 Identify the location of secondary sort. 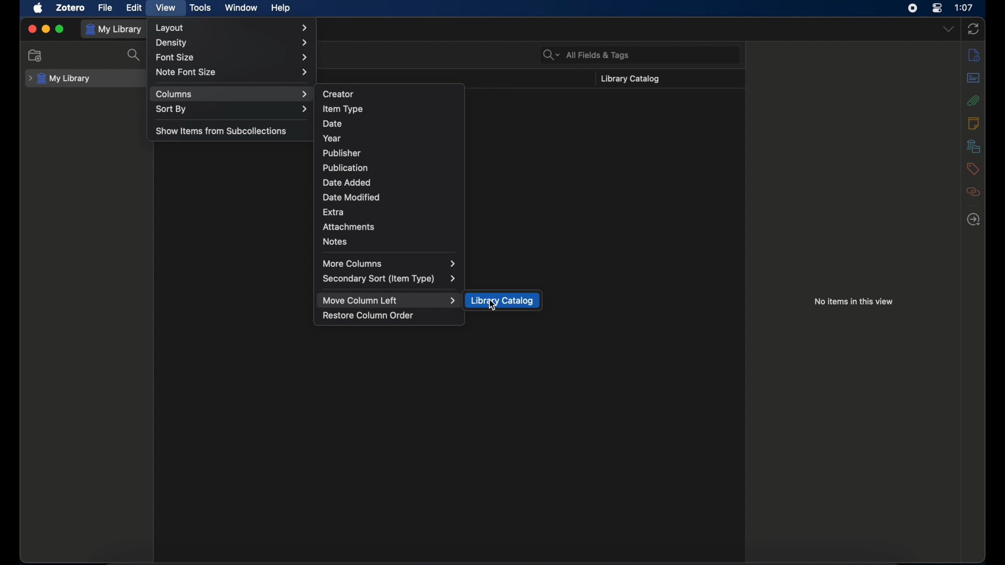
(389, 279).